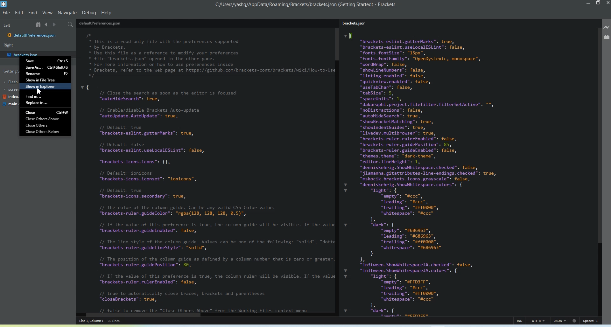 The height and width of the screenshot is (327, 611). What do you see at coordinates (10, 105) in the screenshot?
I see `main` at bounding box center [10, 105].